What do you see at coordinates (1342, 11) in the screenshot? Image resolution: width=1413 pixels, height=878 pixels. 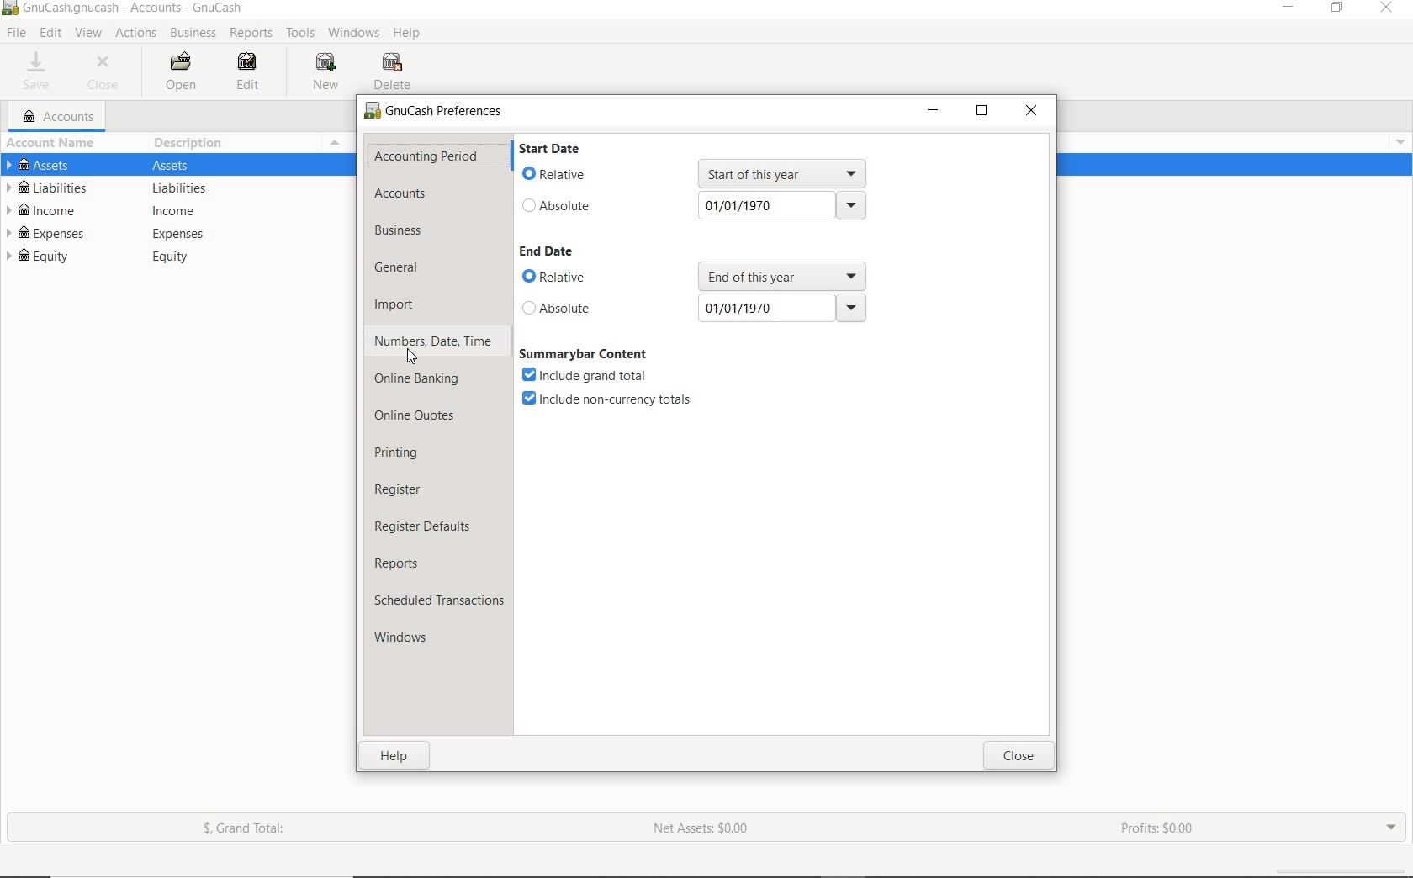 I see `RESTORE DOWN` at bounding box center [1342, 11].